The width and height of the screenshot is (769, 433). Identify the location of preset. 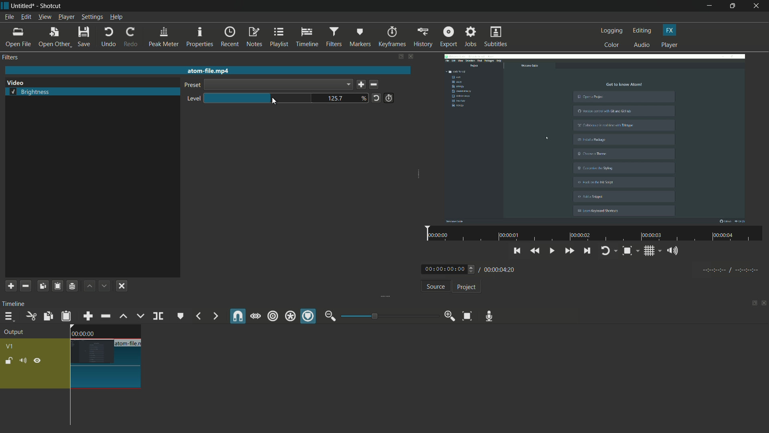
(191, 86).